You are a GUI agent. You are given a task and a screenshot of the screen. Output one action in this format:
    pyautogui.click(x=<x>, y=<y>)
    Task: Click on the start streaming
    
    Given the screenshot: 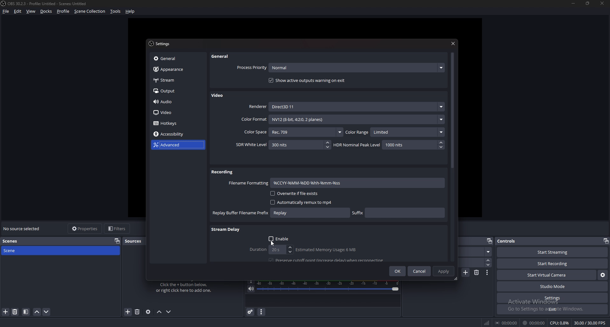 What is the action you would take?
    pyautogui.click(x=552, y=252)
    